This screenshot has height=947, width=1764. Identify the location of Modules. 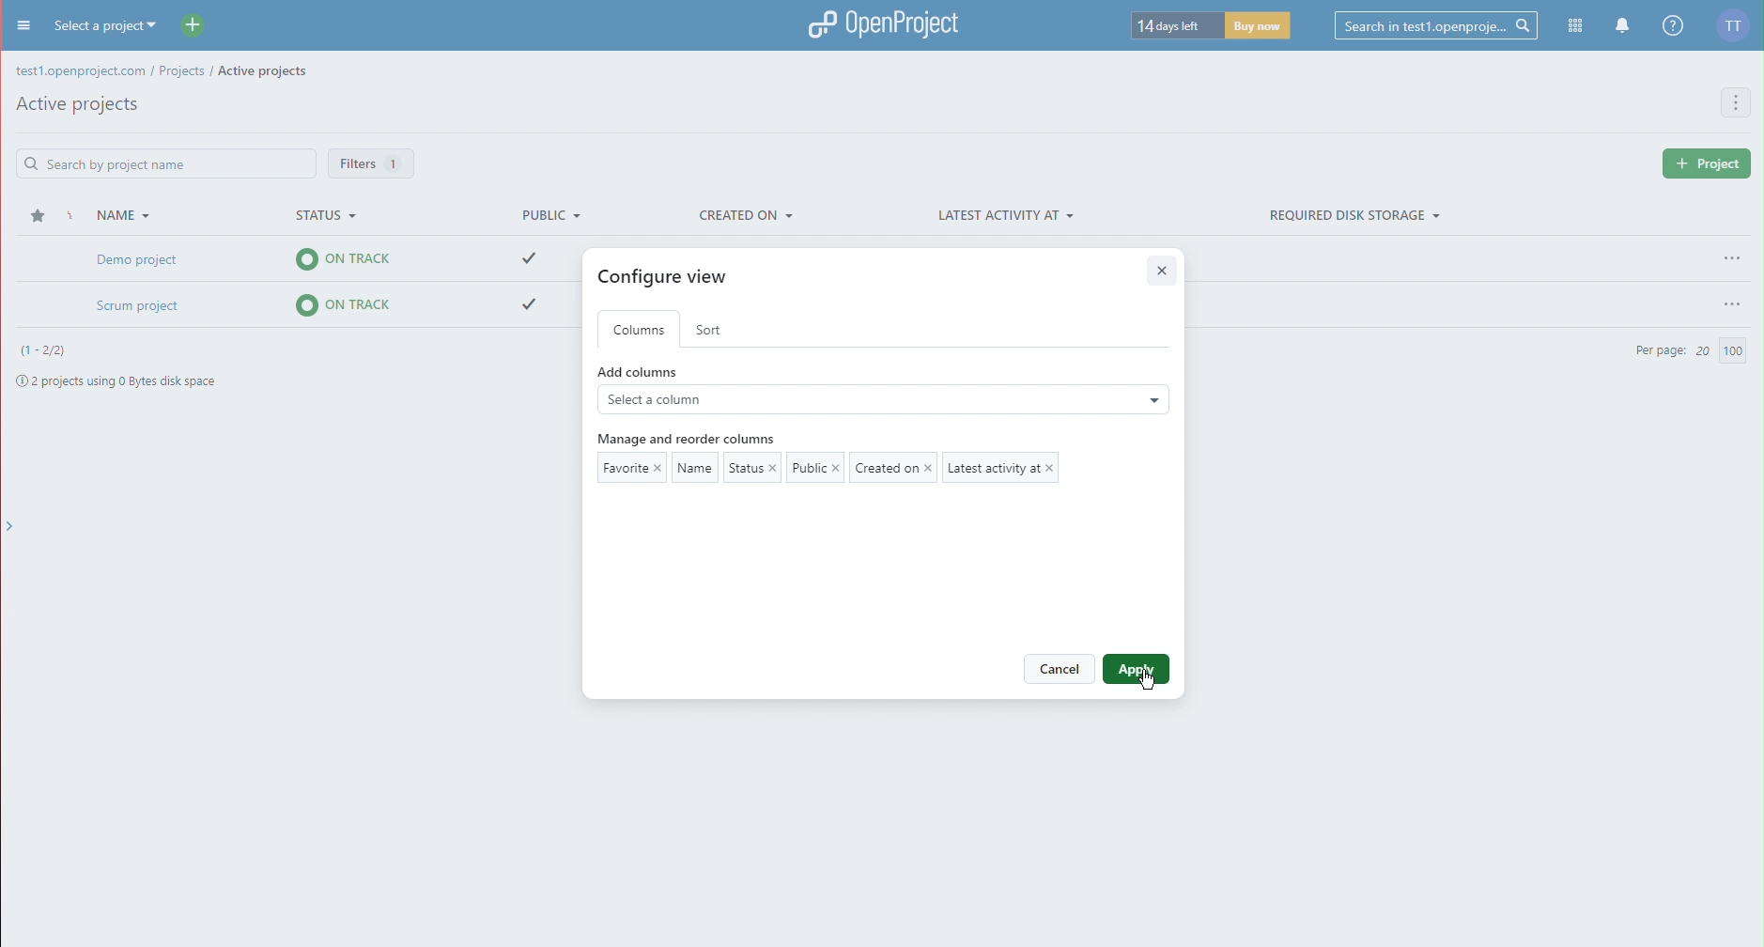
(1574, 24).